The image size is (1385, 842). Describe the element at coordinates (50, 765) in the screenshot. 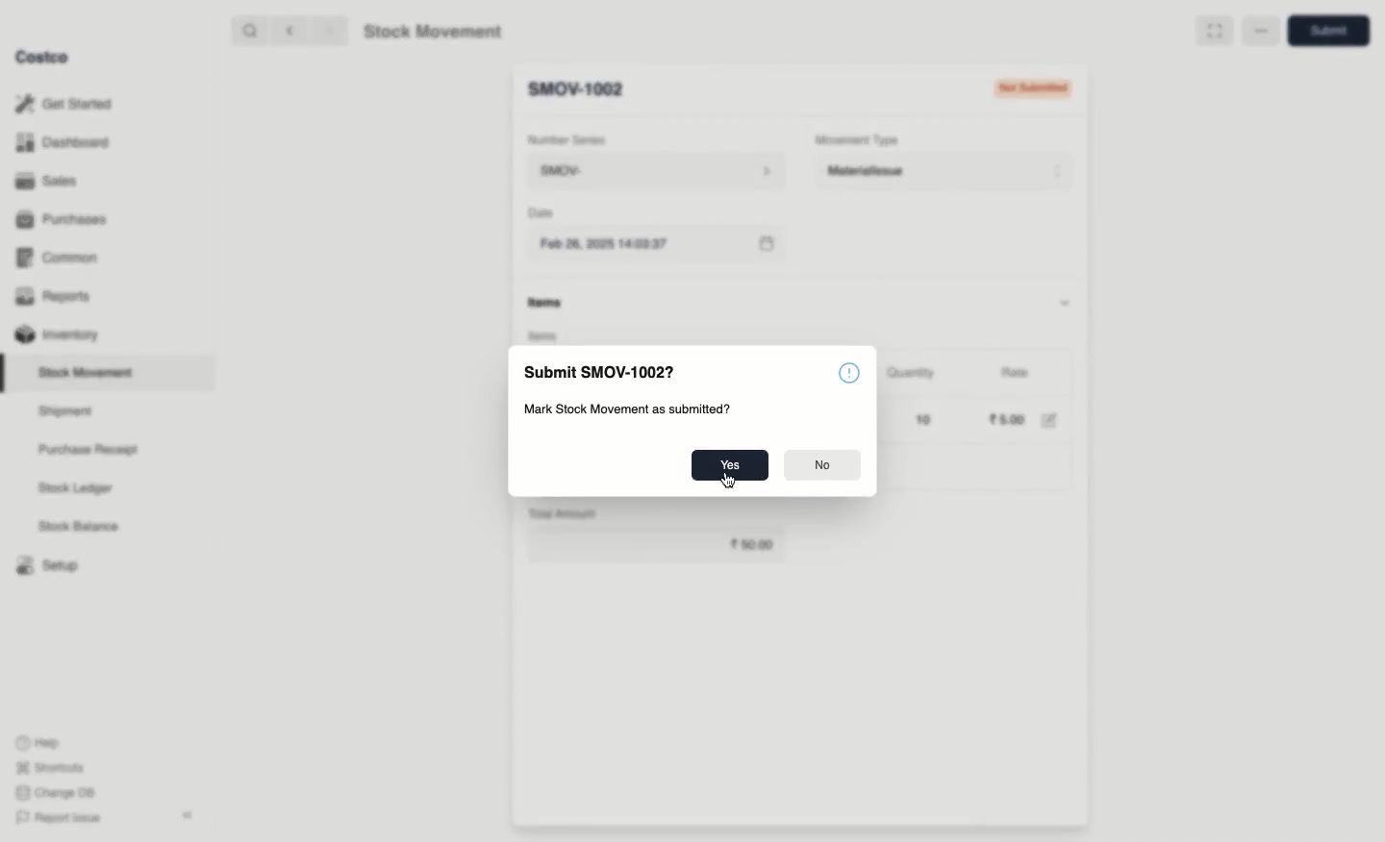

I see `Shortcuts` at that location.